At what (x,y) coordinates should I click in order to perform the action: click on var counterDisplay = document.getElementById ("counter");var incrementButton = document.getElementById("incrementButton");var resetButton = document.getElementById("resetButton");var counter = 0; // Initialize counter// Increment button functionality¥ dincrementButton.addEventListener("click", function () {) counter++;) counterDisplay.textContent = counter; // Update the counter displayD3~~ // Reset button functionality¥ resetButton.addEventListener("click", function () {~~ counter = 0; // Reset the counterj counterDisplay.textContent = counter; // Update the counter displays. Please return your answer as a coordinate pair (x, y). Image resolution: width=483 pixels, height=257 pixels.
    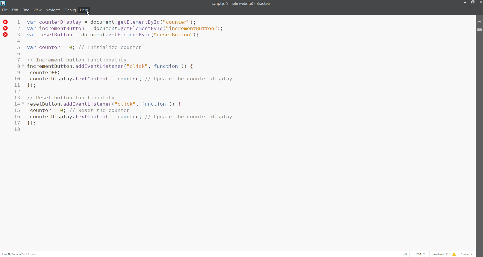
    Looking at the image, I should click on (176, 75).